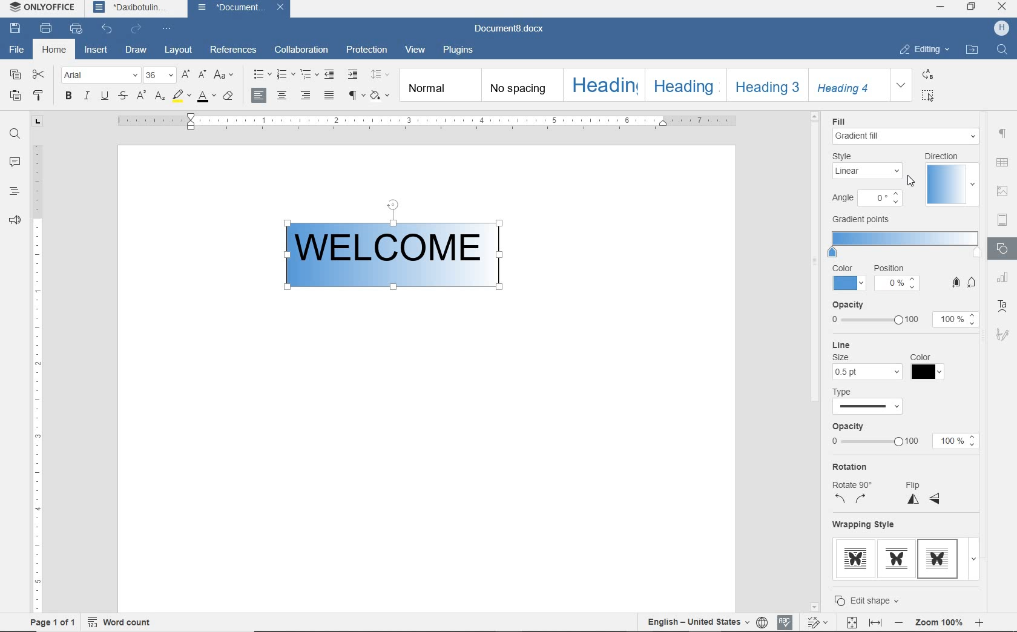  What do you see at coordinates (973, 8) in the screenshot?
I see `RESTORE DOWN` at bounding box center [973, 8].